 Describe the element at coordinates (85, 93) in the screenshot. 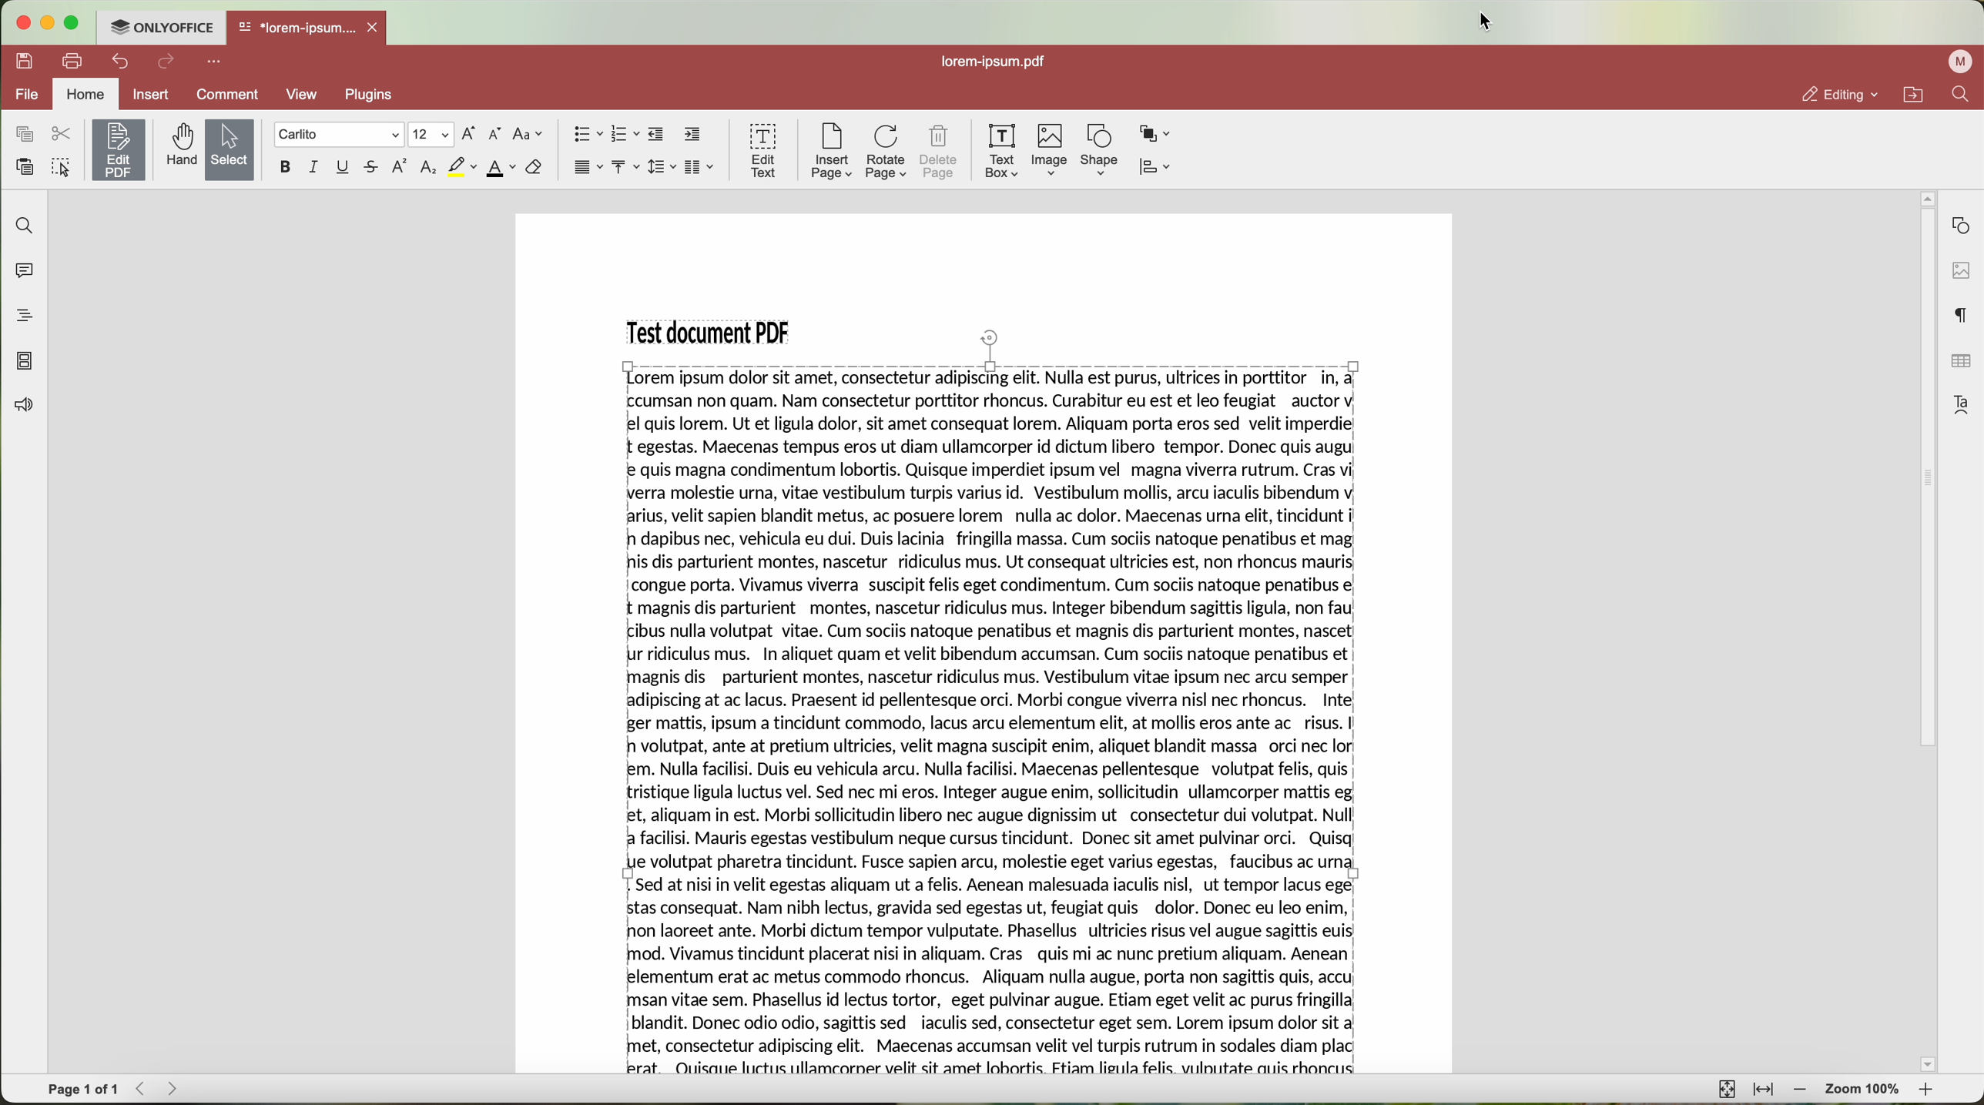

I see `home` at that location.